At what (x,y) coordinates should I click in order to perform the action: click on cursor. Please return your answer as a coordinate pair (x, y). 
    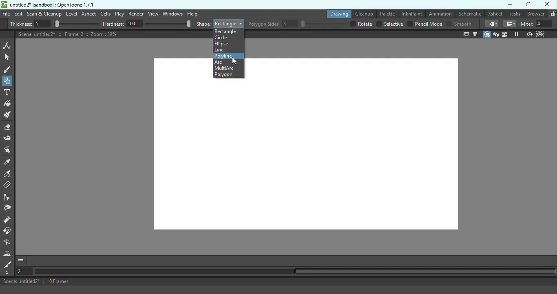
    Looking at the image, I should click on (234, 61).